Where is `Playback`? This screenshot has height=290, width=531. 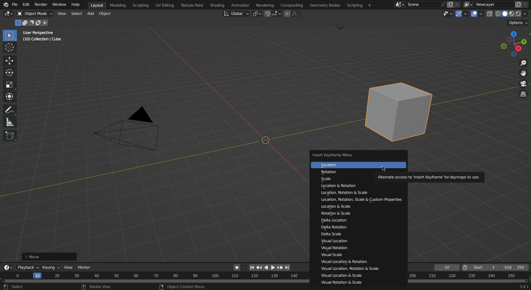
Playback is located at coordinates (26, 267).